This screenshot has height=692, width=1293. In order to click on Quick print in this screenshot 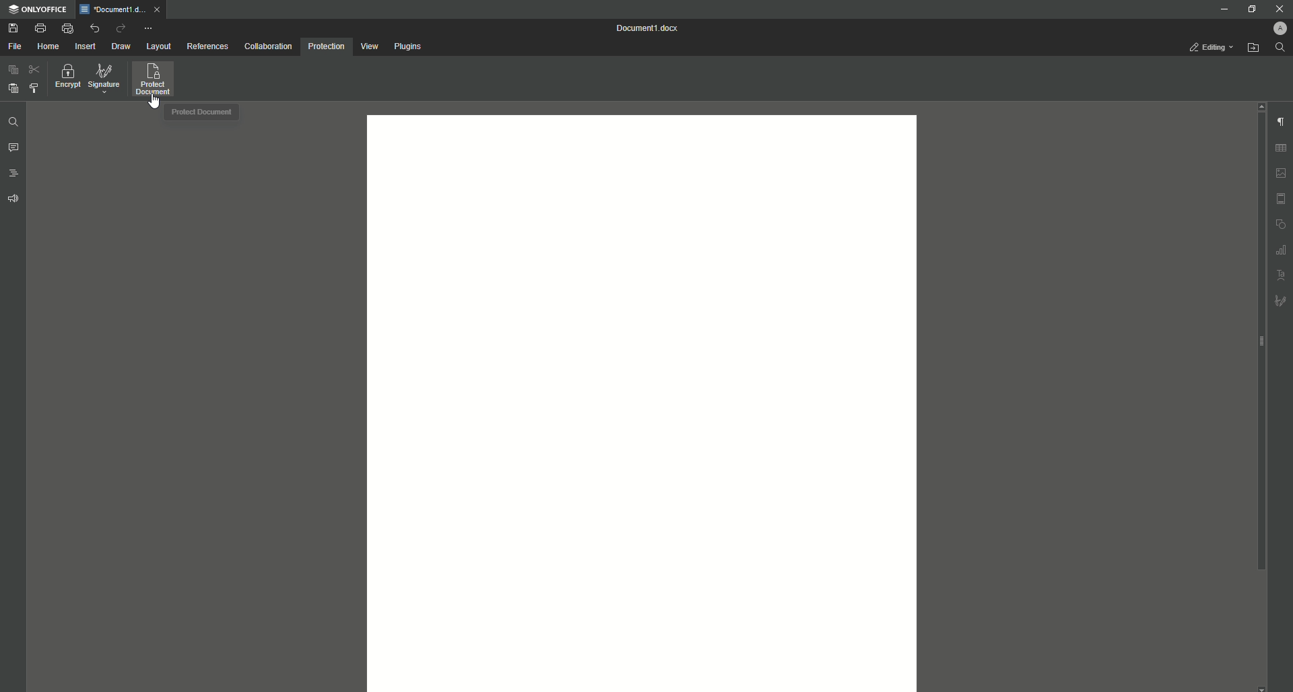, I will do `click(66, 28)`.